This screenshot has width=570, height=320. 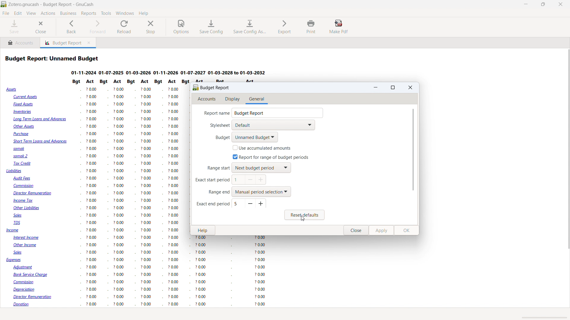 I want to click on Other Liabilities, so click(x=28, y=208).